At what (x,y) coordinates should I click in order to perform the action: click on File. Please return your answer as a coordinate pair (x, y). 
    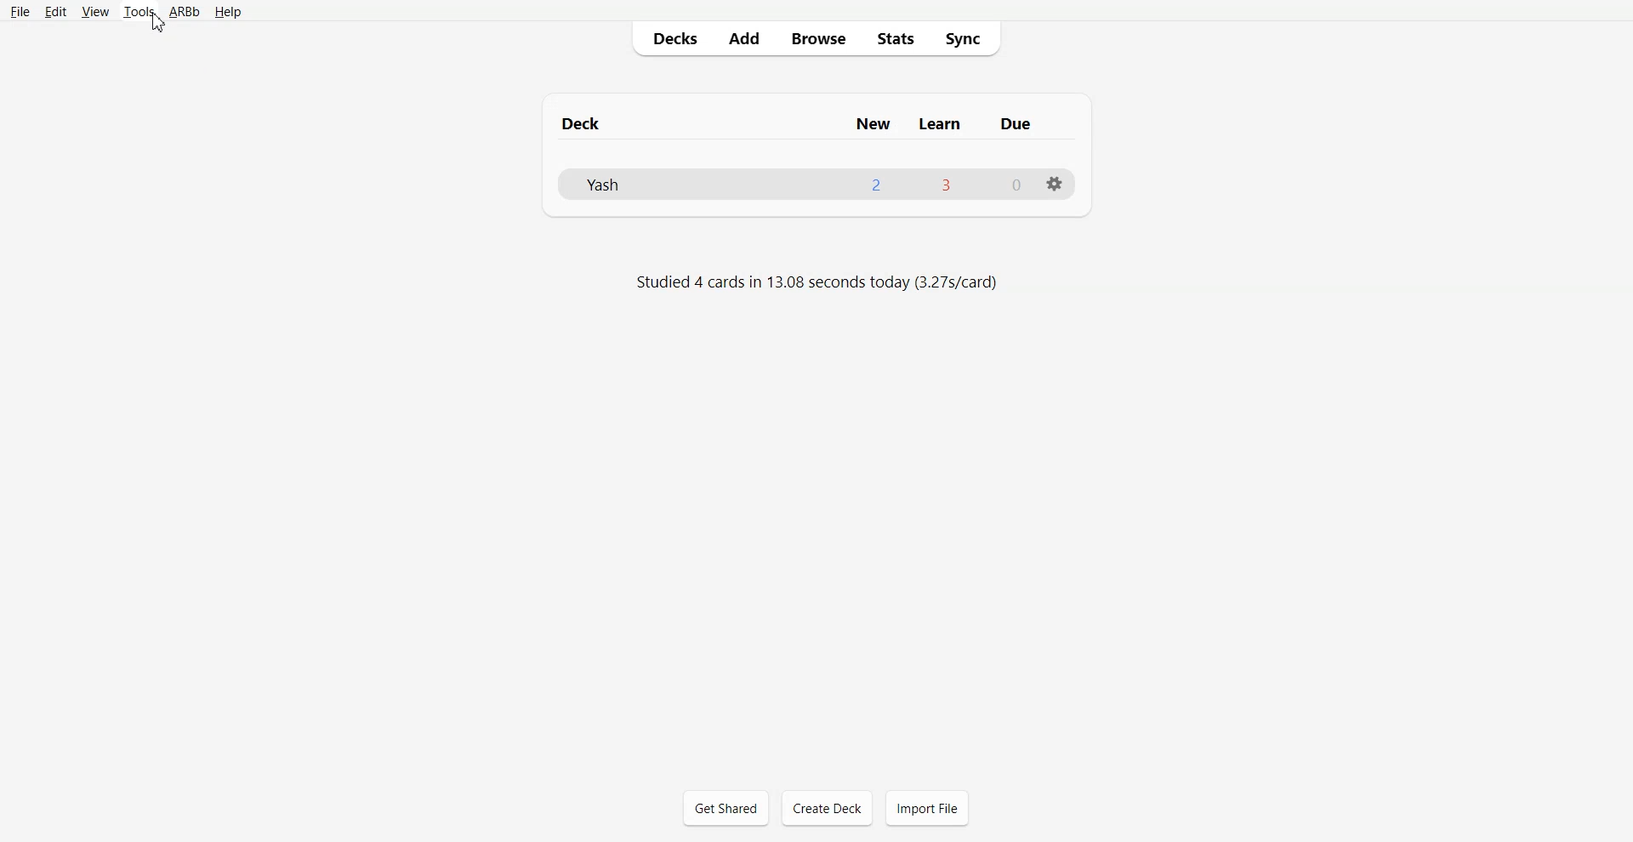
    Looking at the image, I should click on (20, 12).